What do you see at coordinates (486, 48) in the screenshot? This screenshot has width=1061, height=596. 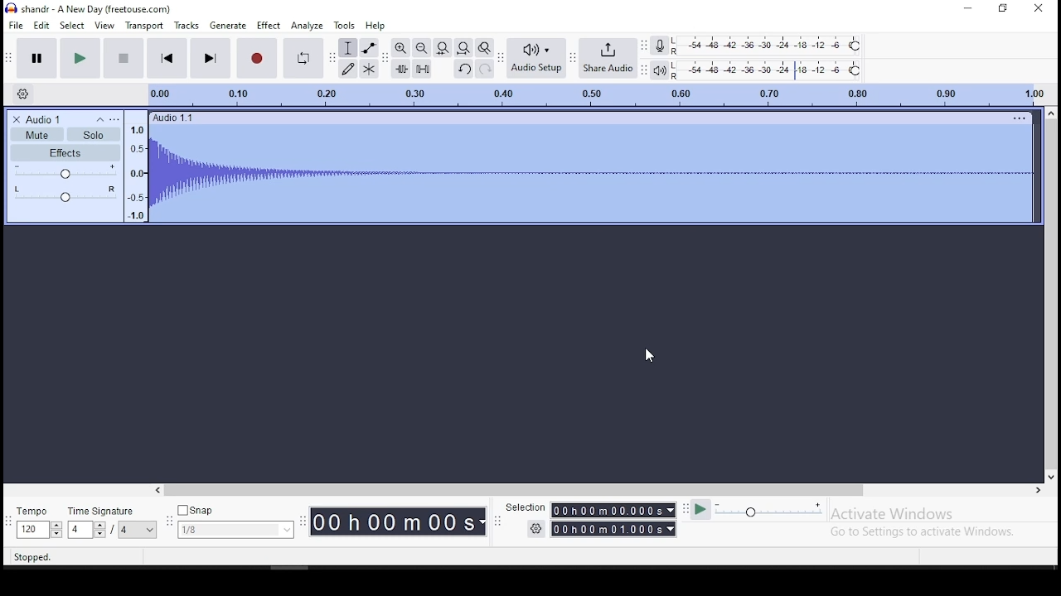 I see `zoom toggle` at bounding box center [486, 48].